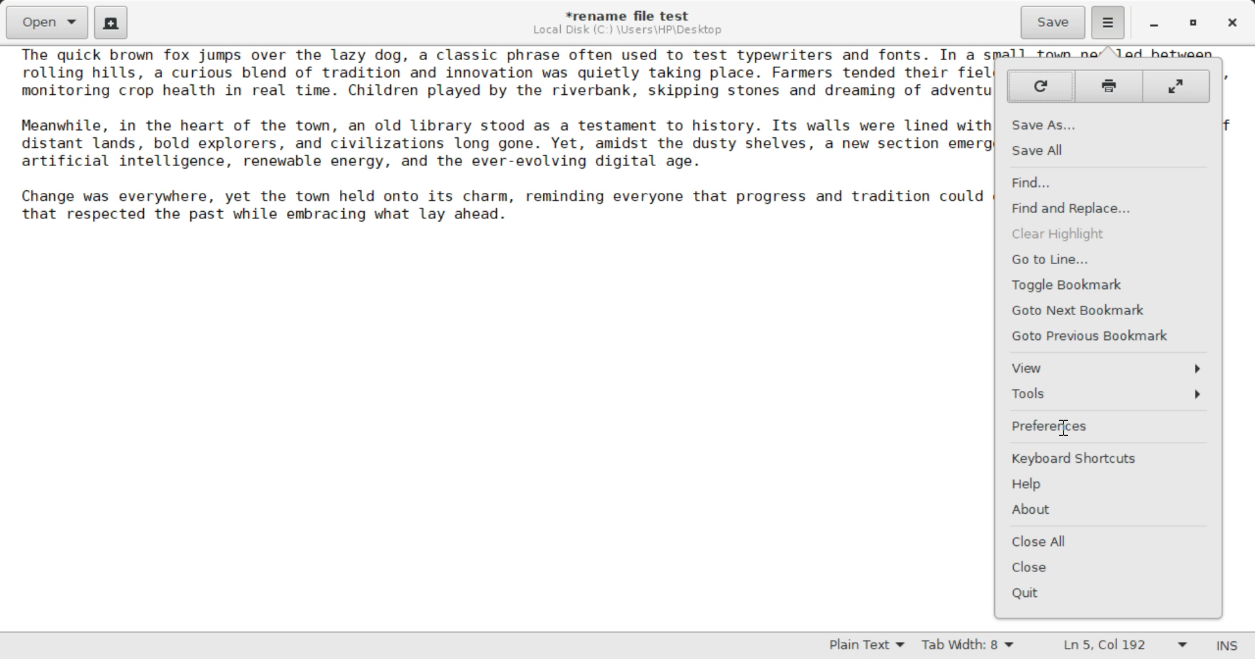  Describe the element at coordinates (1109, 335) in the screenshot. I see `Goto Previous Bookmark` at that location.